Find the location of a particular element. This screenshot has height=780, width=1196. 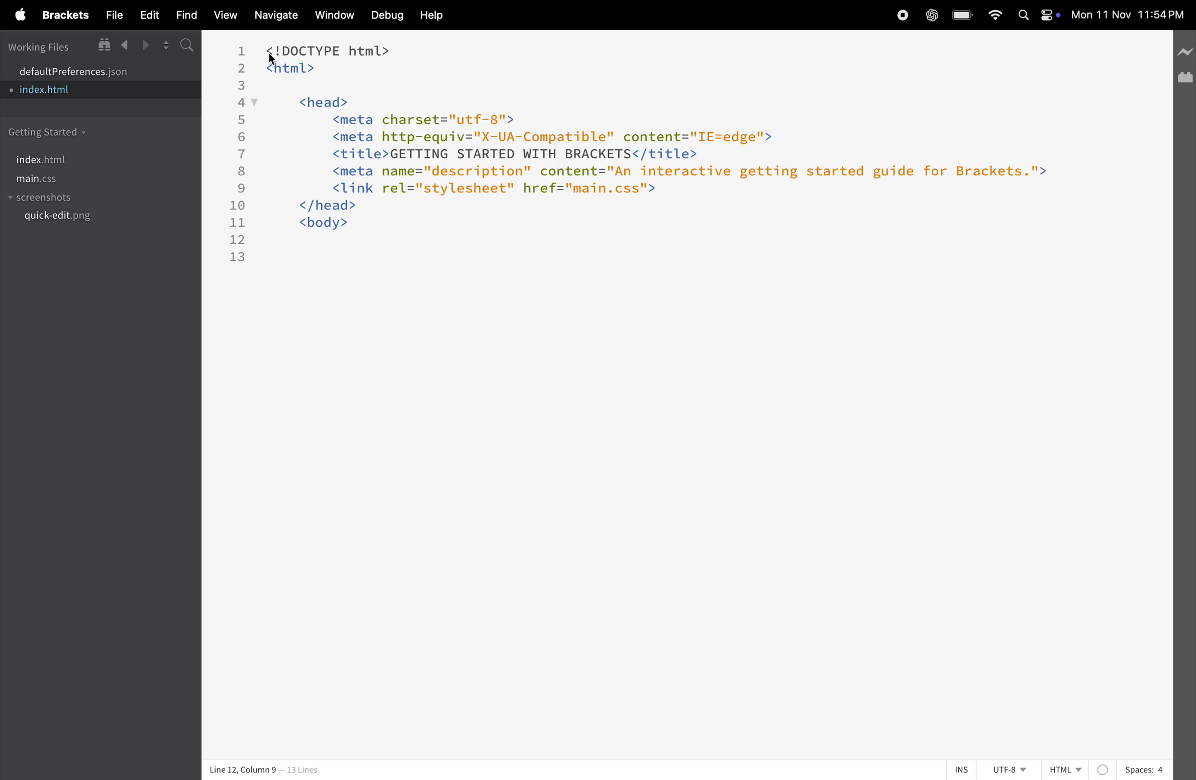

10 is located at coordinates (238, 206).